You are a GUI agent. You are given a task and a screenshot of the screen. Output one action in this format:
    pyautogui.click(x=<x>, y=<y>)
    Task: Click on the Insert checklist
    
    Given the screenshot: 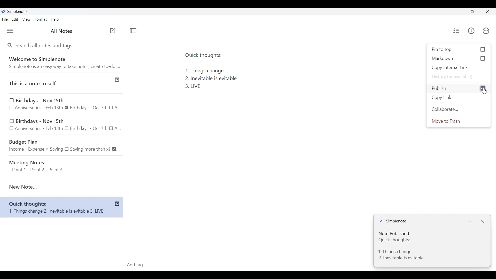 What is the action you would take?
    pyautogui.click(x=456, y=31)
    